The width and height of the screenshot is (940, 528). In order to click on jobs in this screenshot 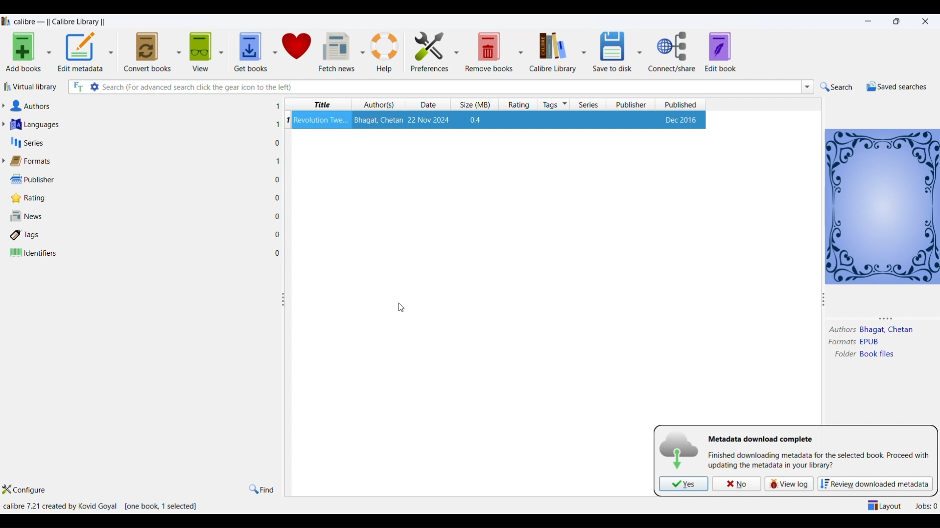, I will do `click(926, 505)`.